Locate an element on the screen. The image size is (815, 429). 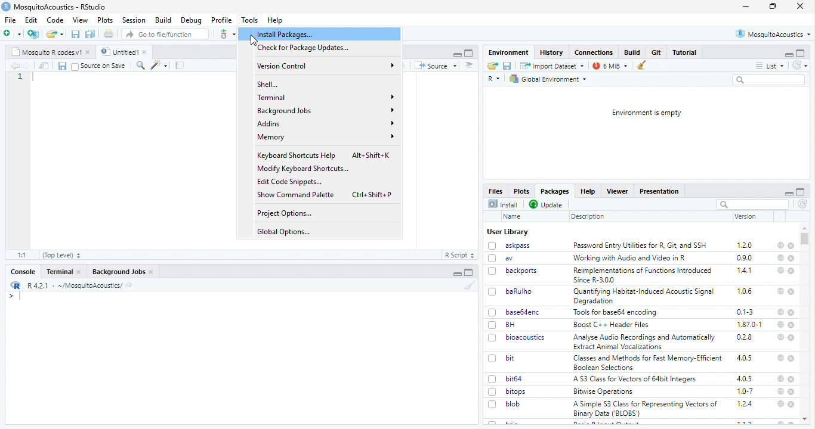
checkbox is located at coordinates (493, 325).